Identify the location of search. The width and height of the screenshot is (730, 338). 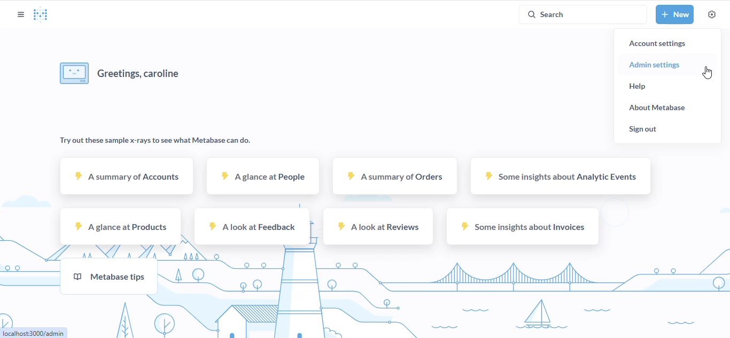
(583, 14).